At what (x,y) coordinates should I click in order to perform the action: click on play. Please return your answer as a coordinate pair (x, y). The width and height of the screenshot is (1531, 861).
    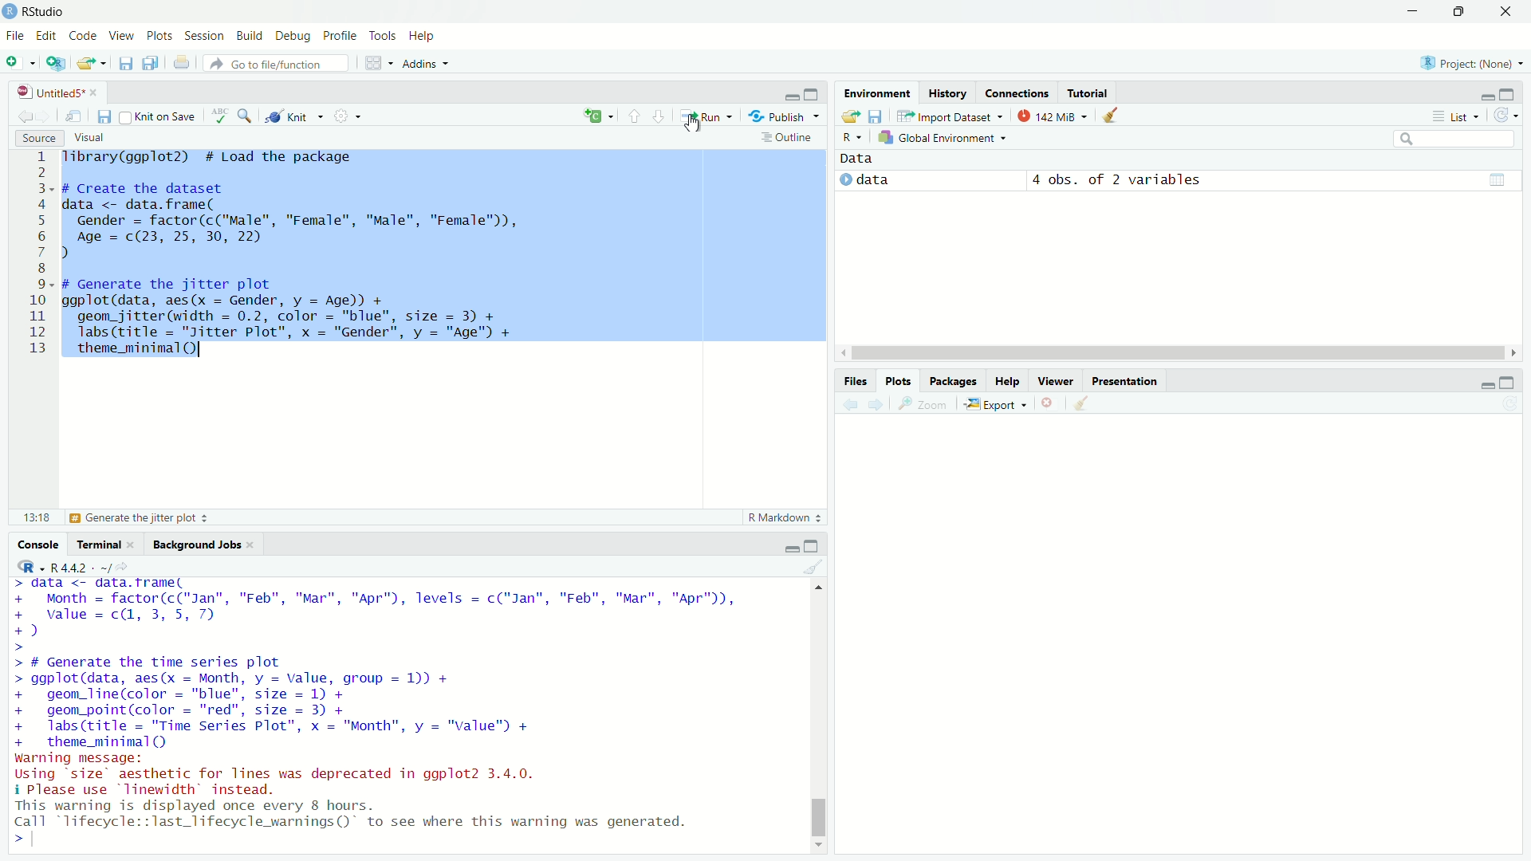
    Looking at the image, I should click on (847, 178).